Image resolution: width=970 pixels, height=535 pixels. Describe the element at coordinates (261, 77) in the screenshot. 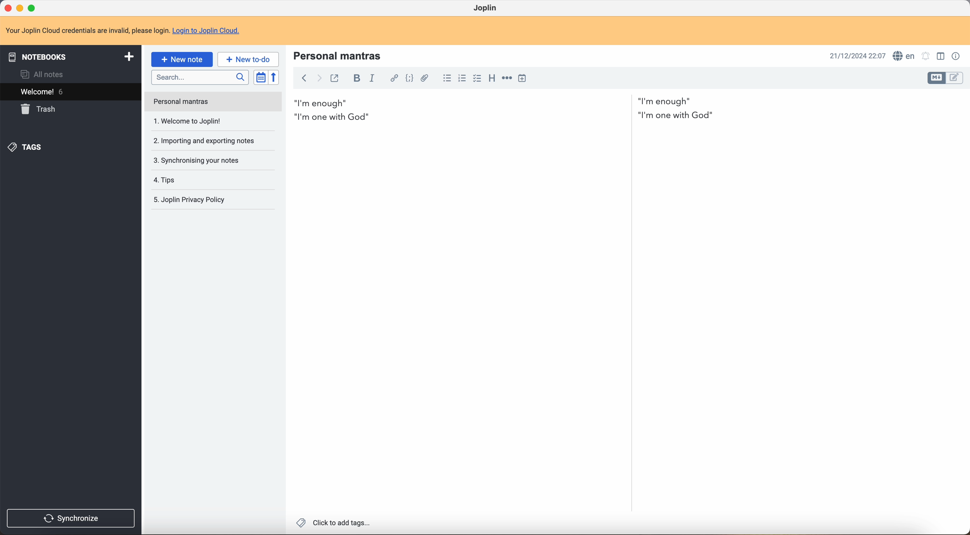

I see `toggle sort order field` at that location.